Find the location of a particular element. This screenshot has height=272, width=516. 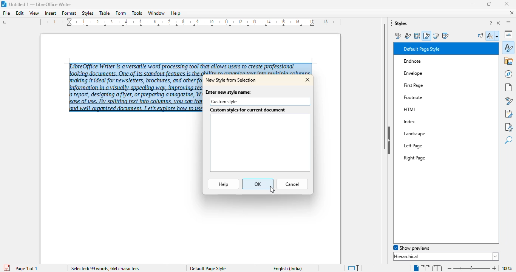

cursor is located at coordinates (493, 48).